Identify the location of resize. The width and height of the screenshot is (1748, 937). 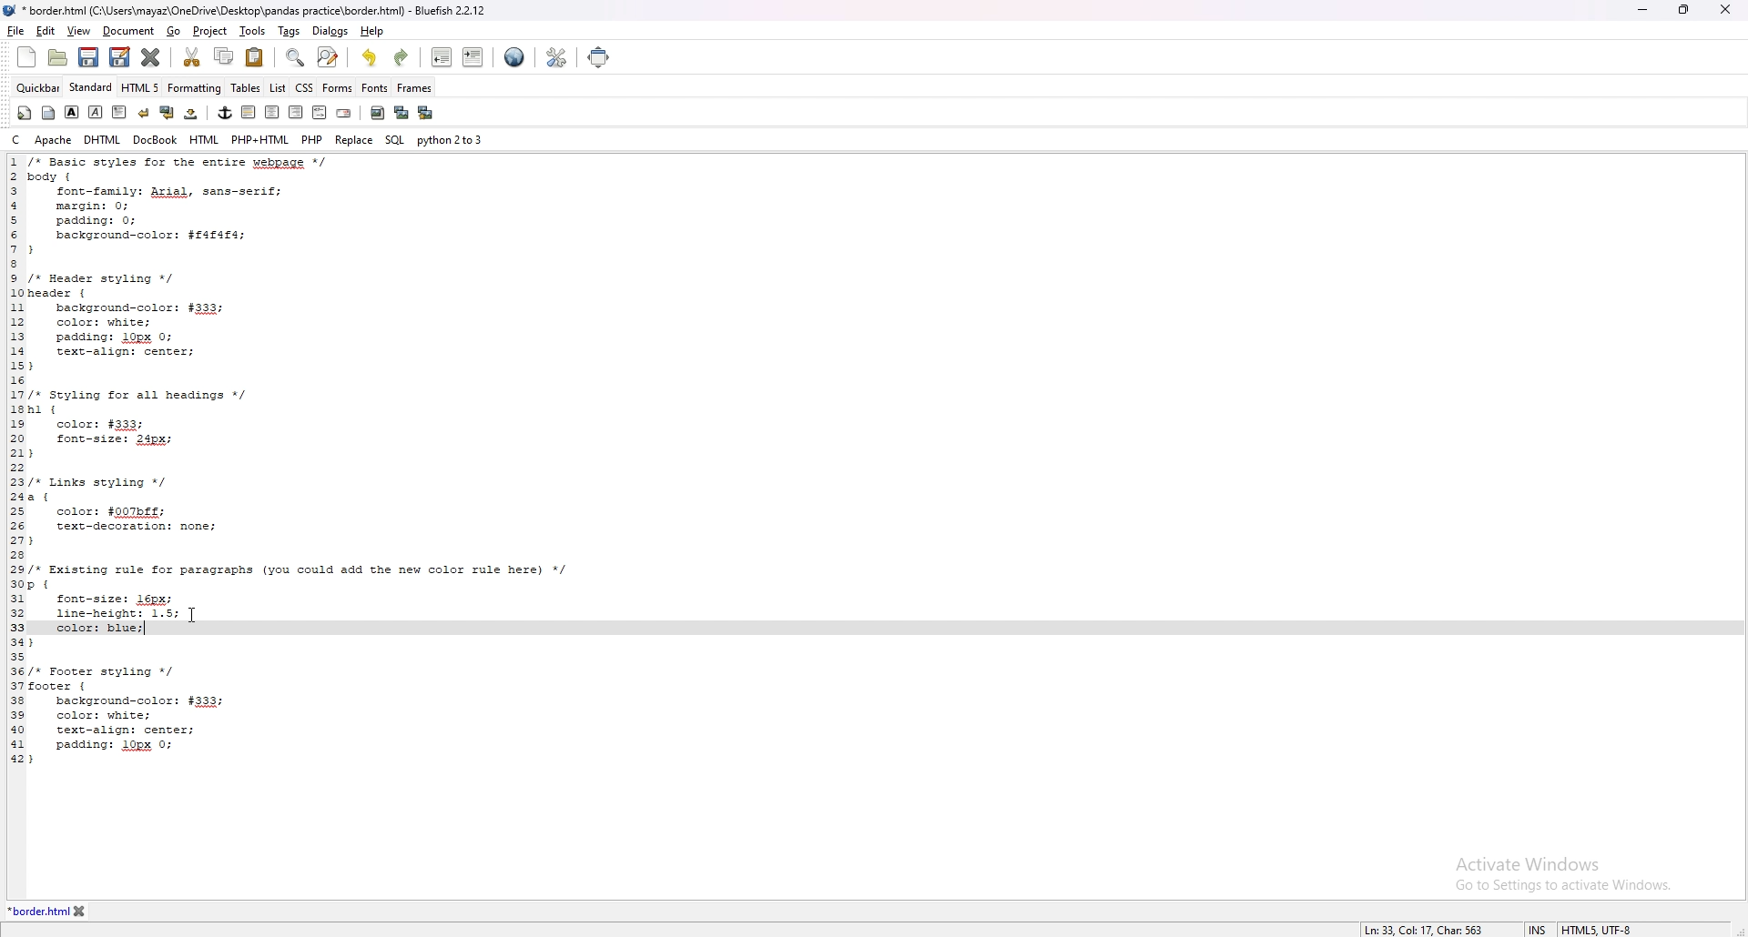
(1684, 9).